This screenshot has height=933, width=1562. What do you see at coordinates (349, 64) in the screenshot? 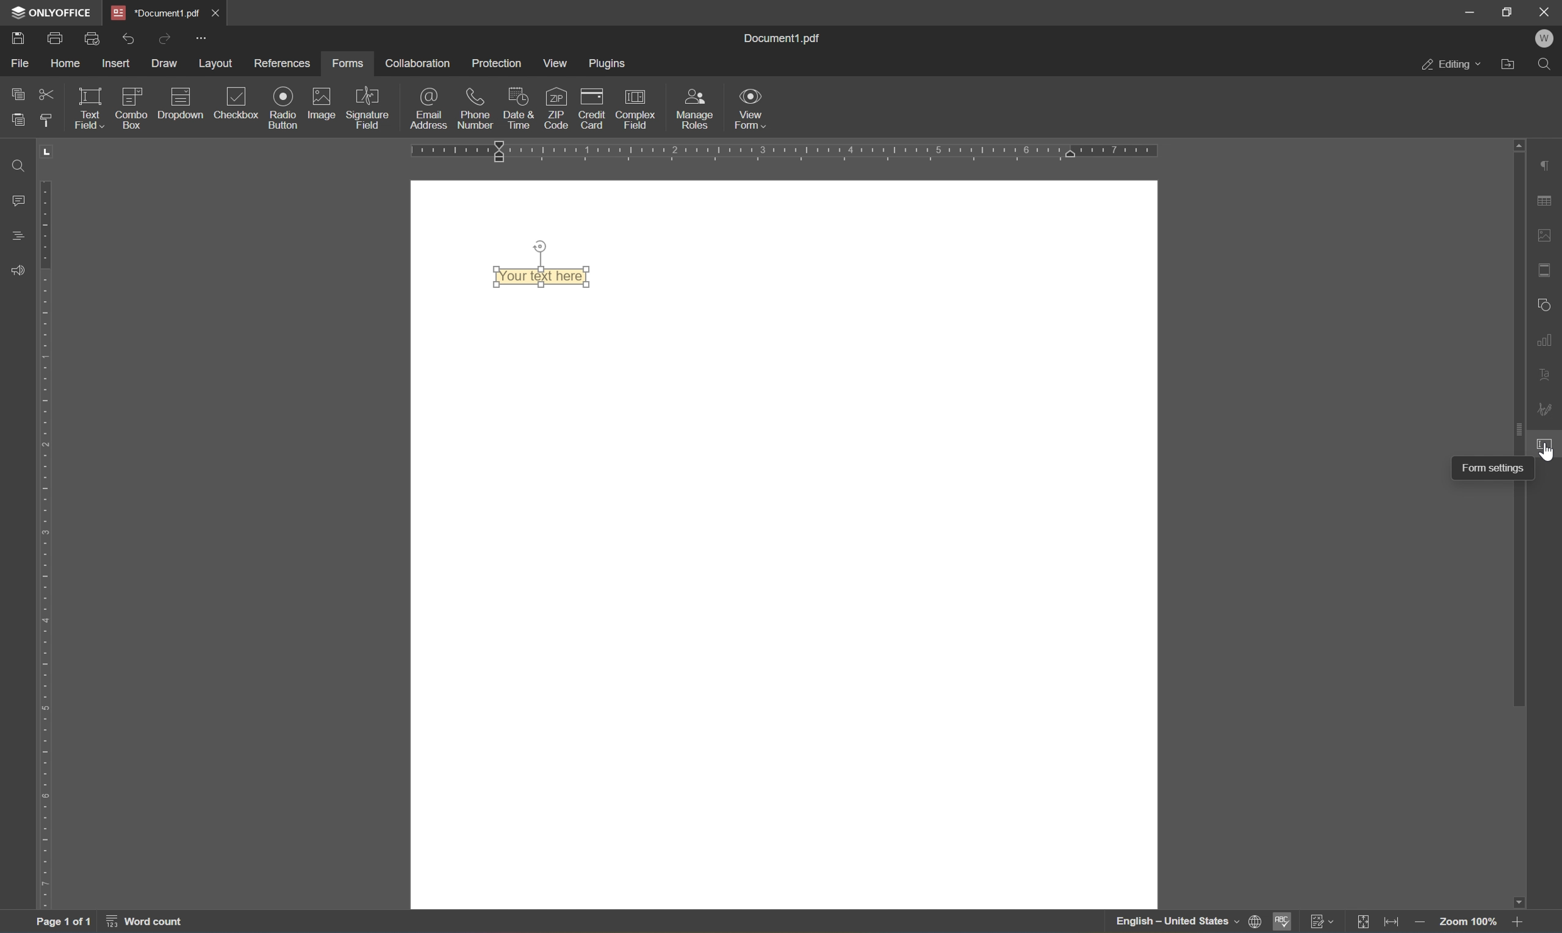
I see `forms` at bounding box center [349, 64].